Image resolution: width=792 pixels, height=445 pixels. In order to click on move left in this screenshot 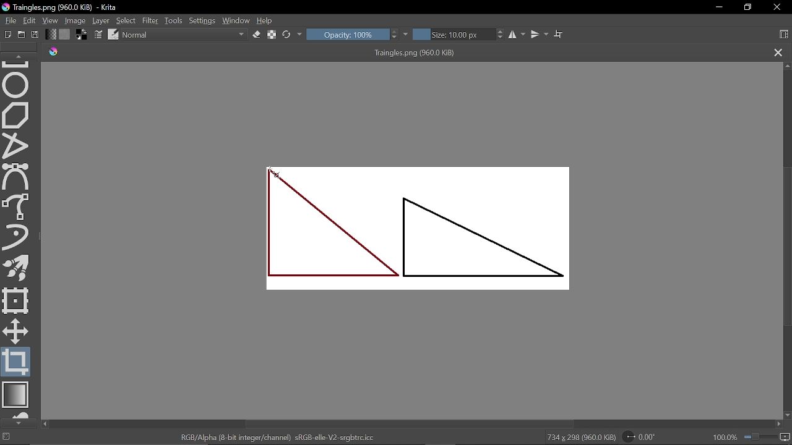, I will do `click(45, 424)`.